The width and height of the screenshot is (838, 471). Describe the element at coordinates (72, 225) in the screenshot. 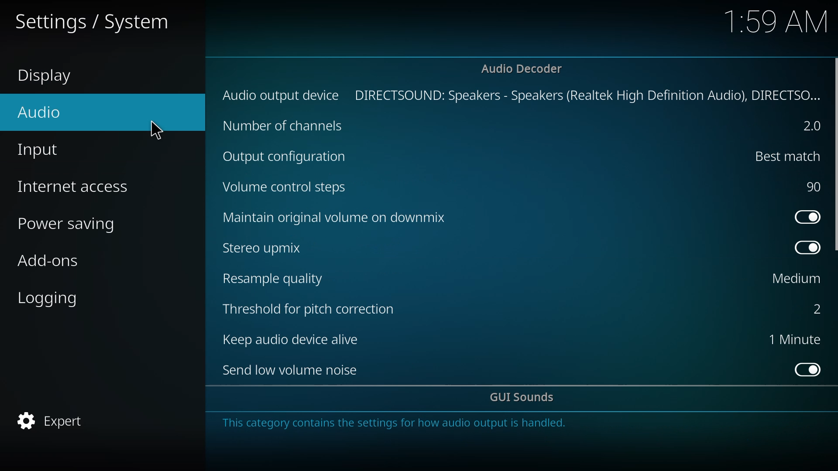

I see `power saving` at that location.